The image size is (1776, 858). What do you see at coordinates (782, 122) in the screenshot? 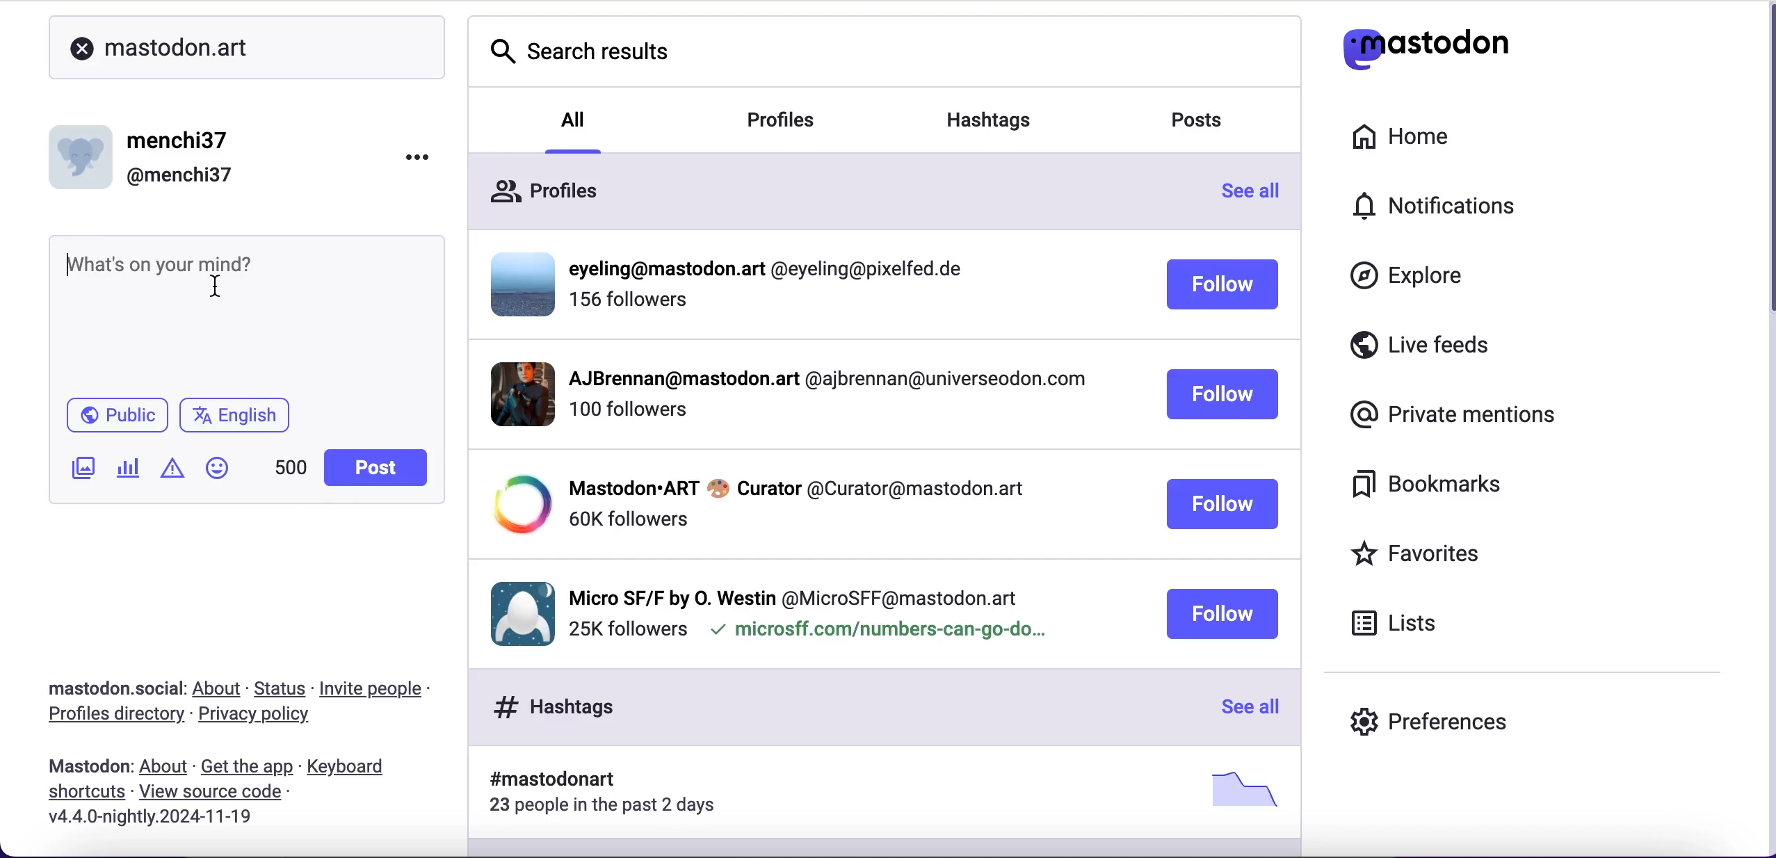
I see `profiles` at bounding box center [782, 122].